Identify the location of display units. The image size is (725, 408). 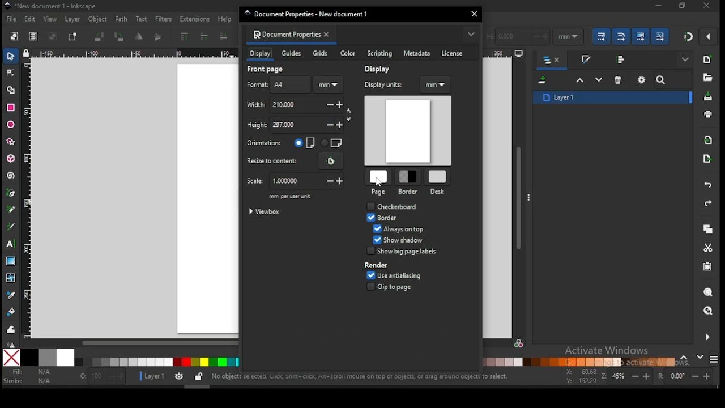
(407, 86).